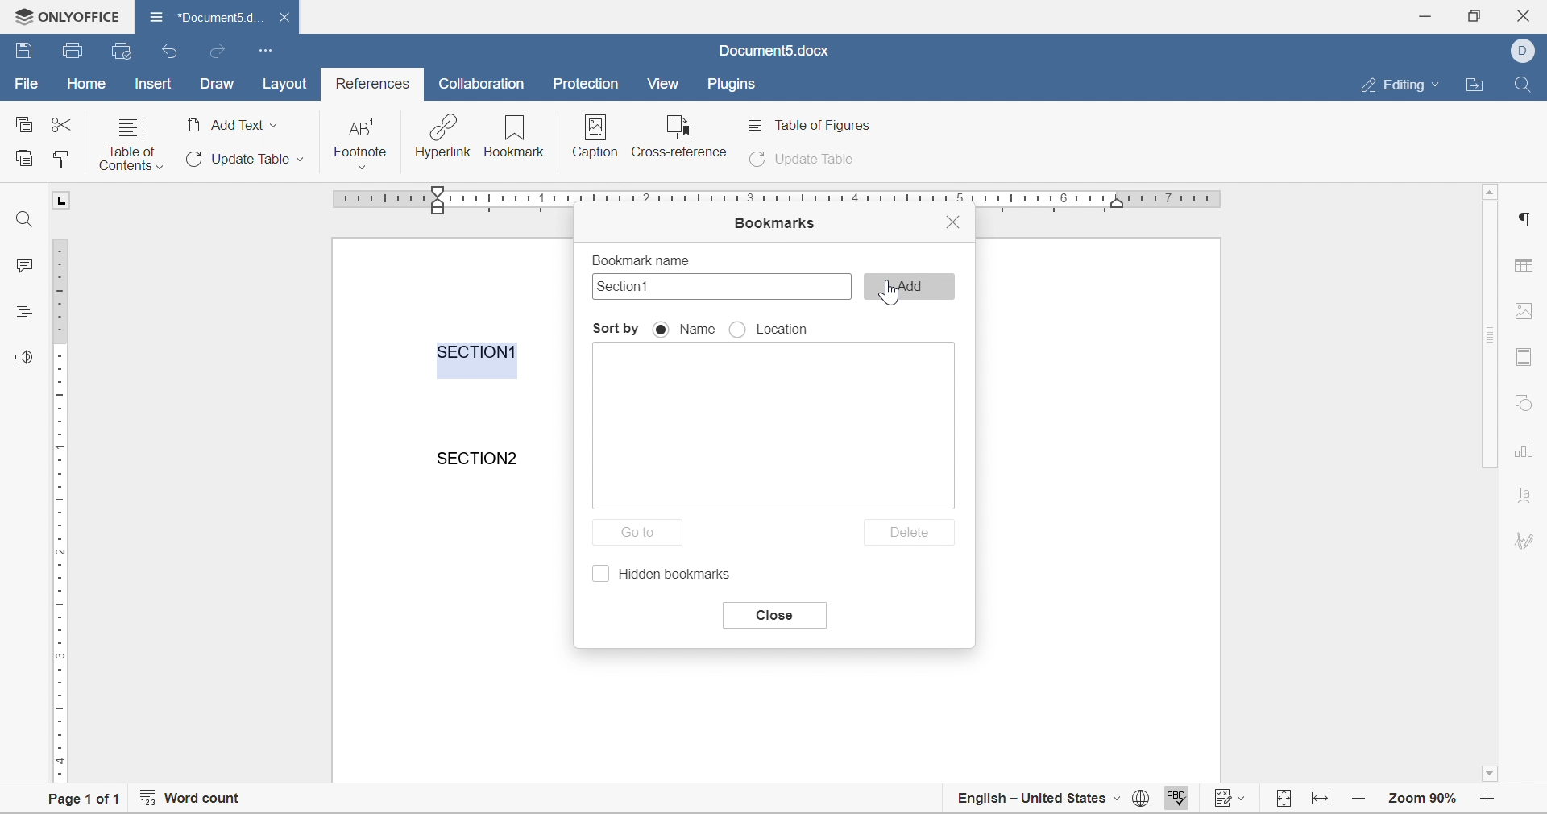 Image resolution: width=1547 pixels, height=814 pixels. Describe the element at coordinates (911, 532) in the screenshot. I see `delete` at that location.